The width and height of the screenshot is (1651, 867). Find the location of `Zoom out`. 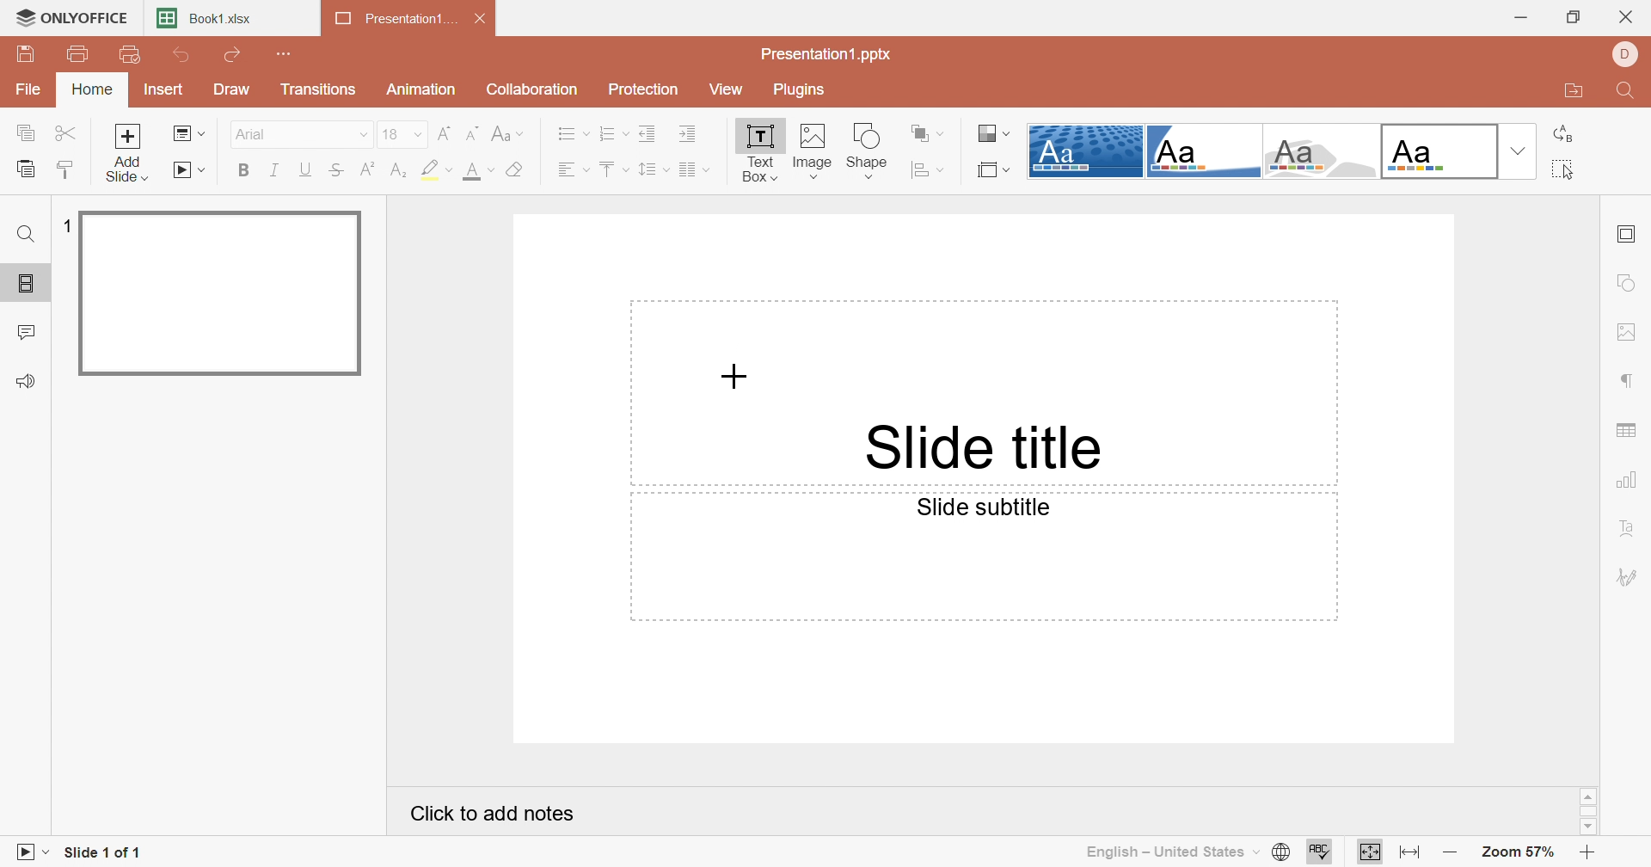

Zoom out is located at coordinates (1453, 852).